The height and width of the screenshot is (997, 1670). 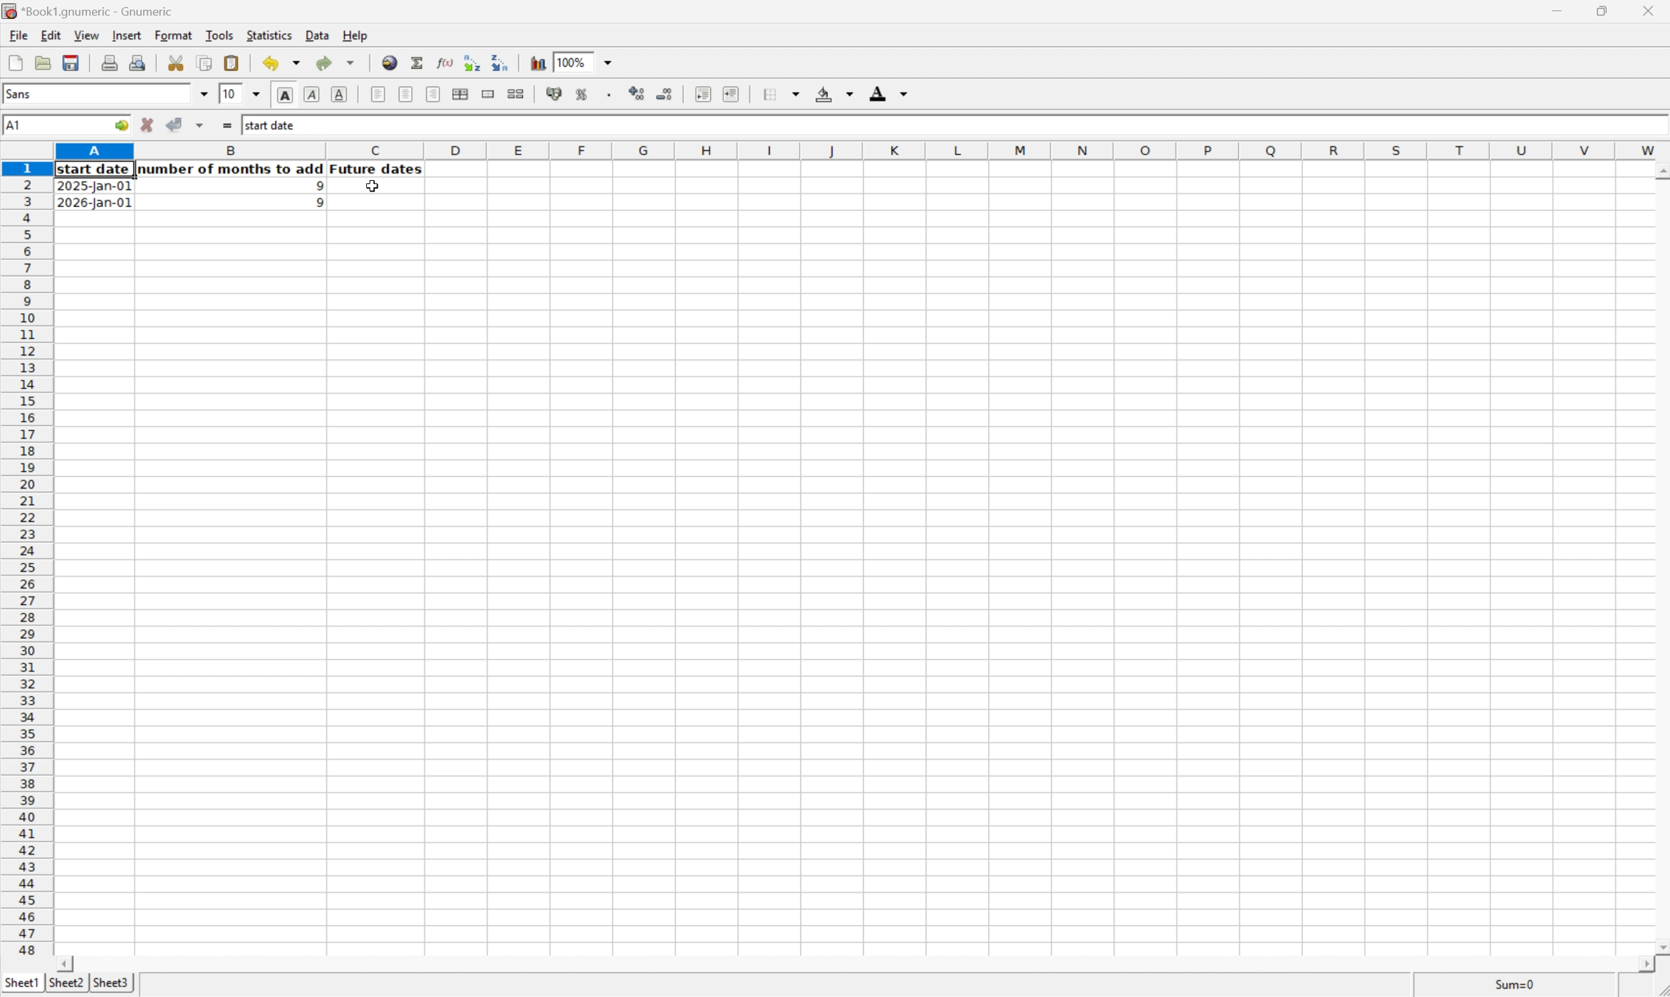 I want to click on Center Horizontally, so click(x=406, y=93).